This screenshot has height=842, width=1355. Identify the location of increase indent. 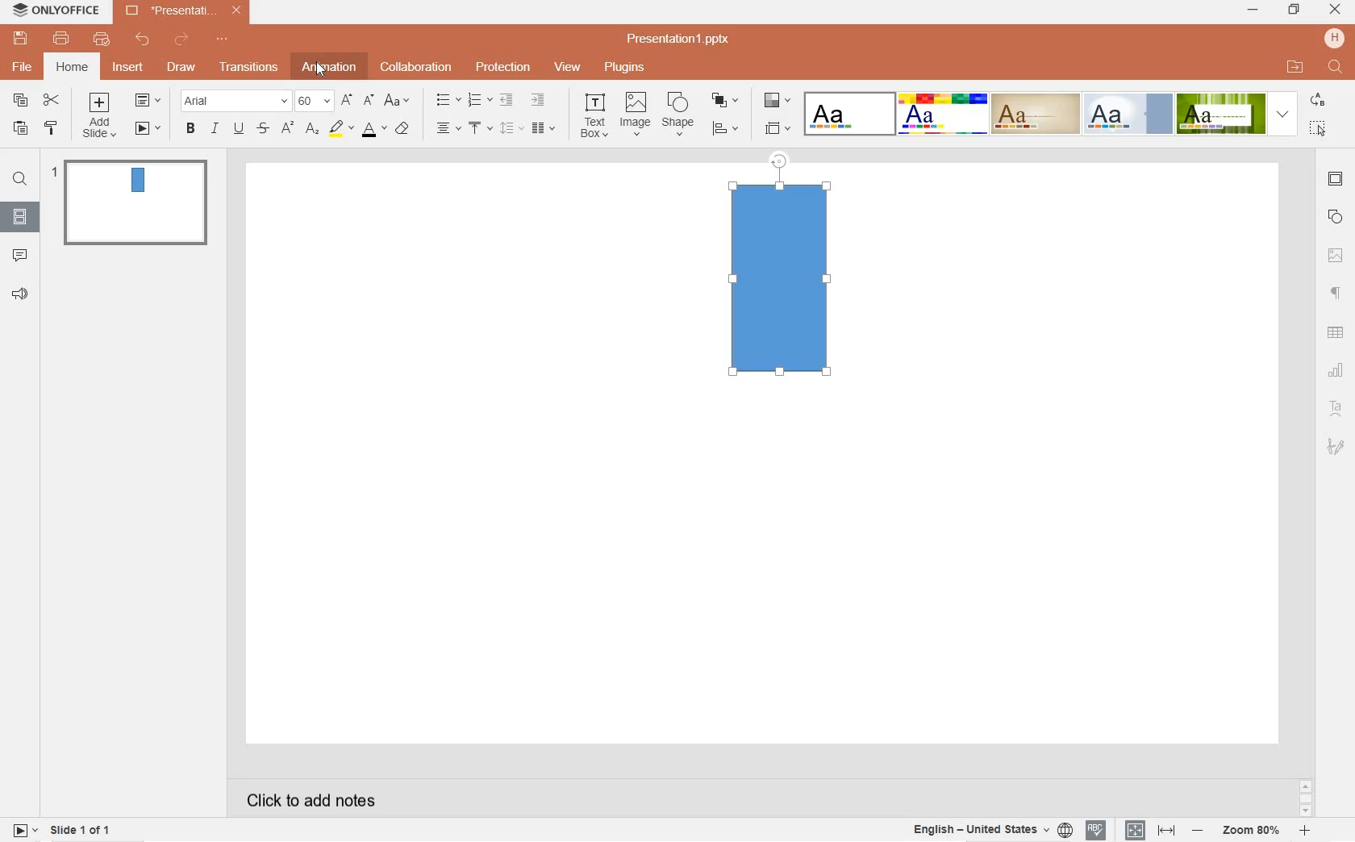
(539, 101).